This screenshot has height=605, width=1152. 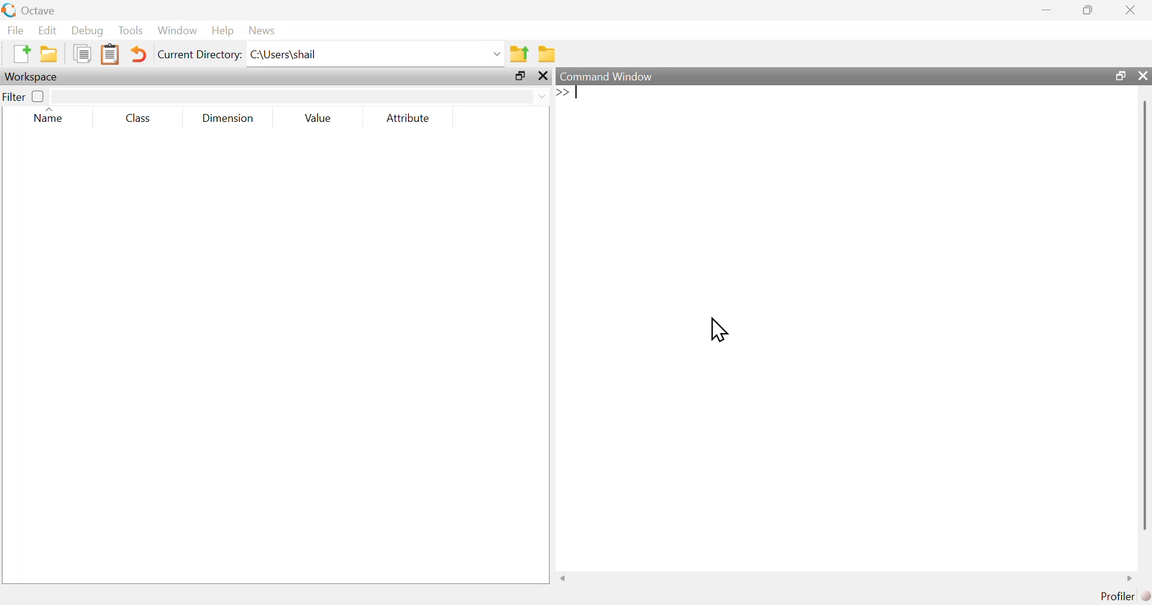 What do you see at coordinates (1047, 10) in the screenshot?
I see `minimize` at bounding box center [1047, 10].